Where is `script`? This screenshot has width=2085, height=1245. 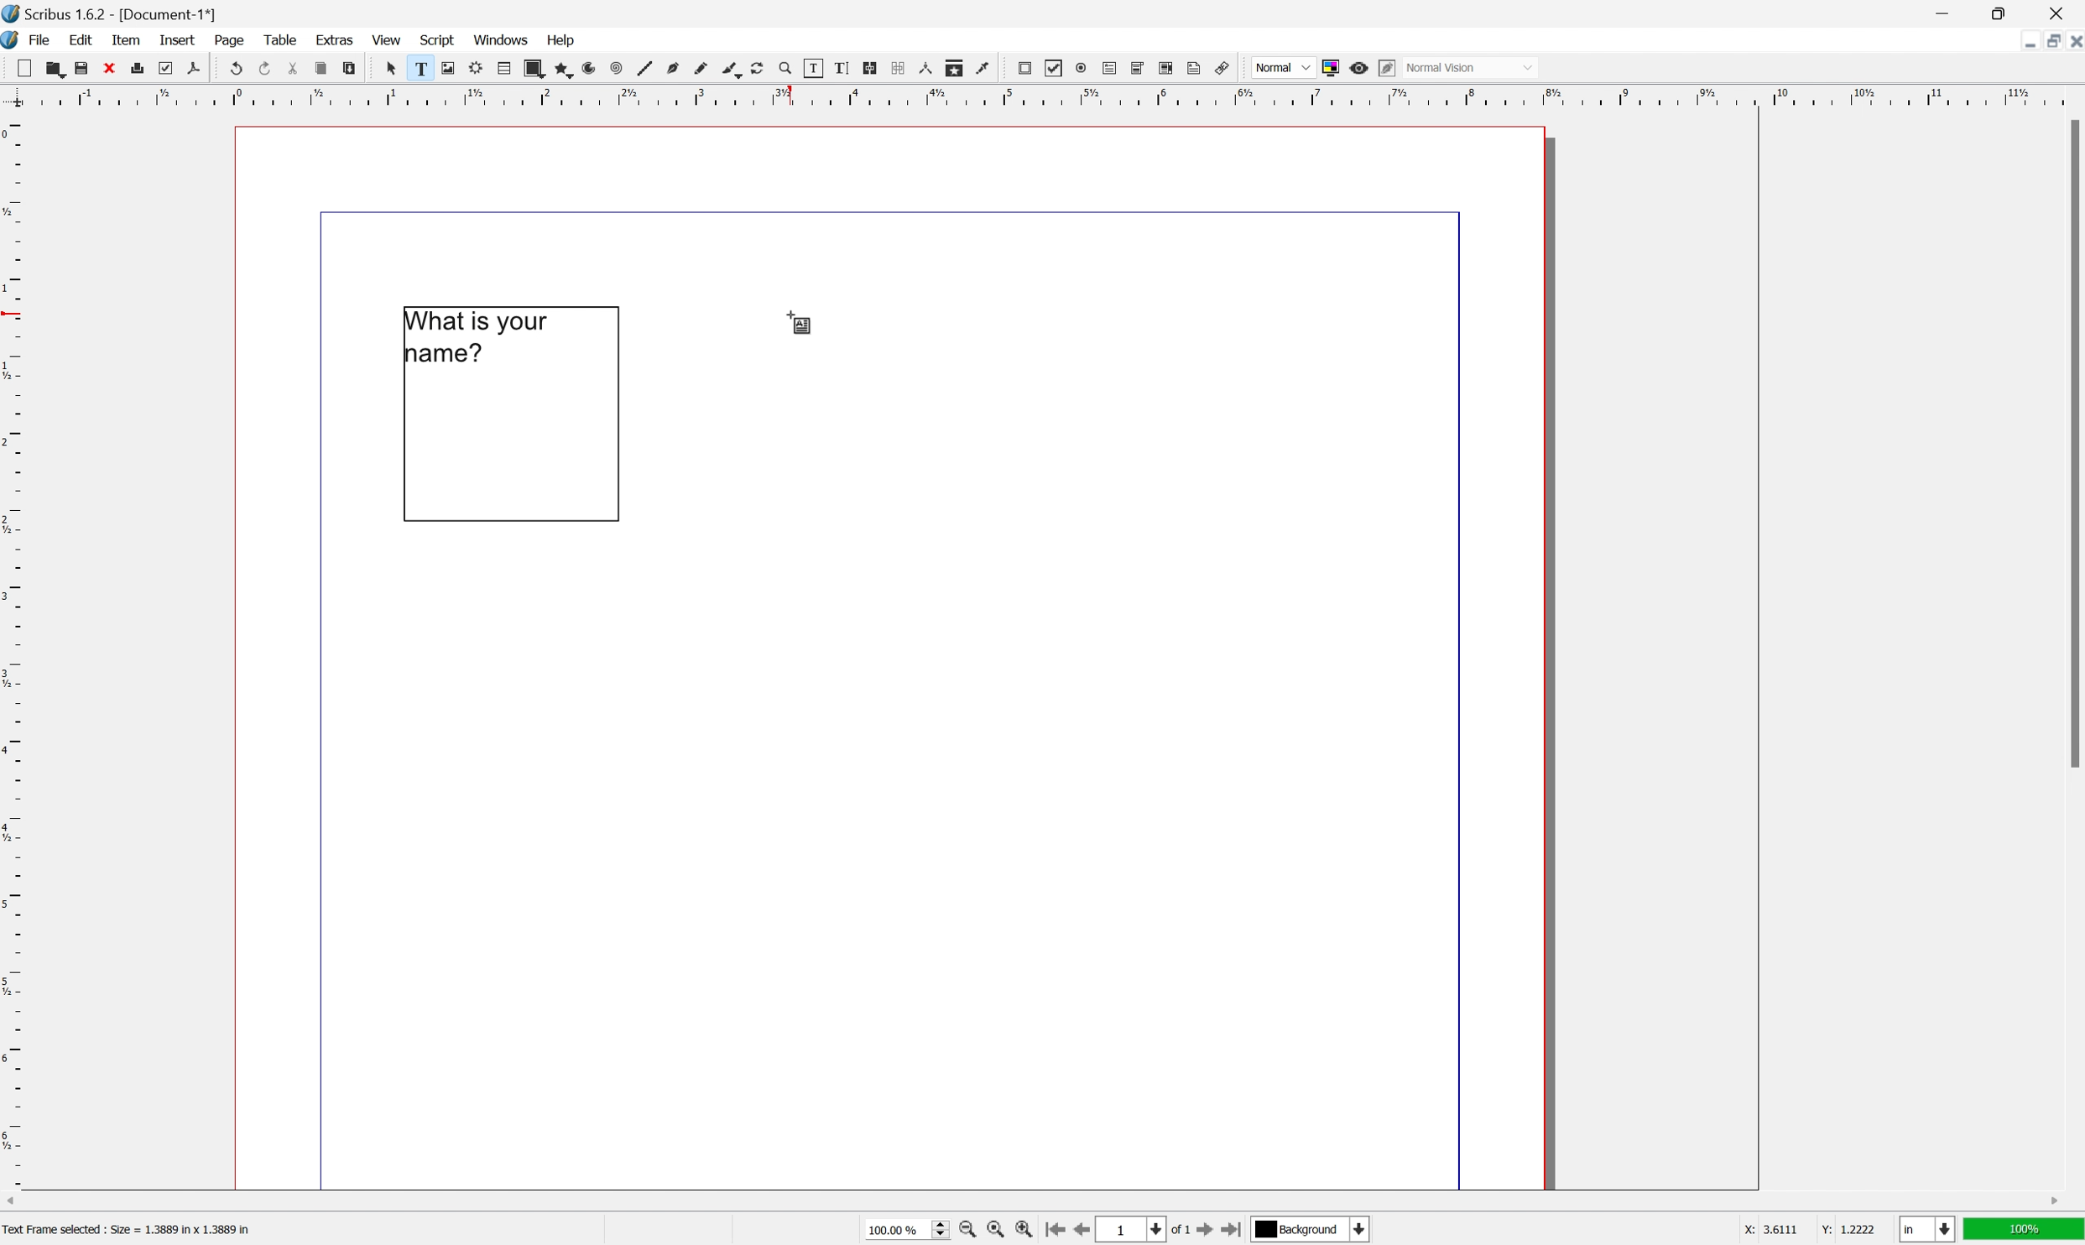 script is located at coordinates (438, 39).